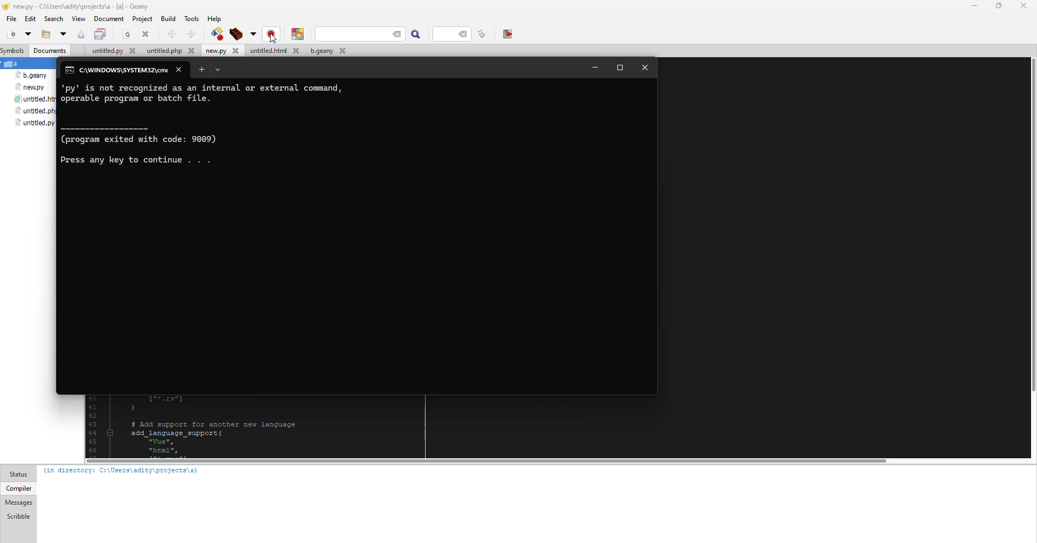 This screenshot has height=543, width=1037. What do you see at coordinates (10, 18) in the screenshot?
I see `file` at bounding box center [10, 18].